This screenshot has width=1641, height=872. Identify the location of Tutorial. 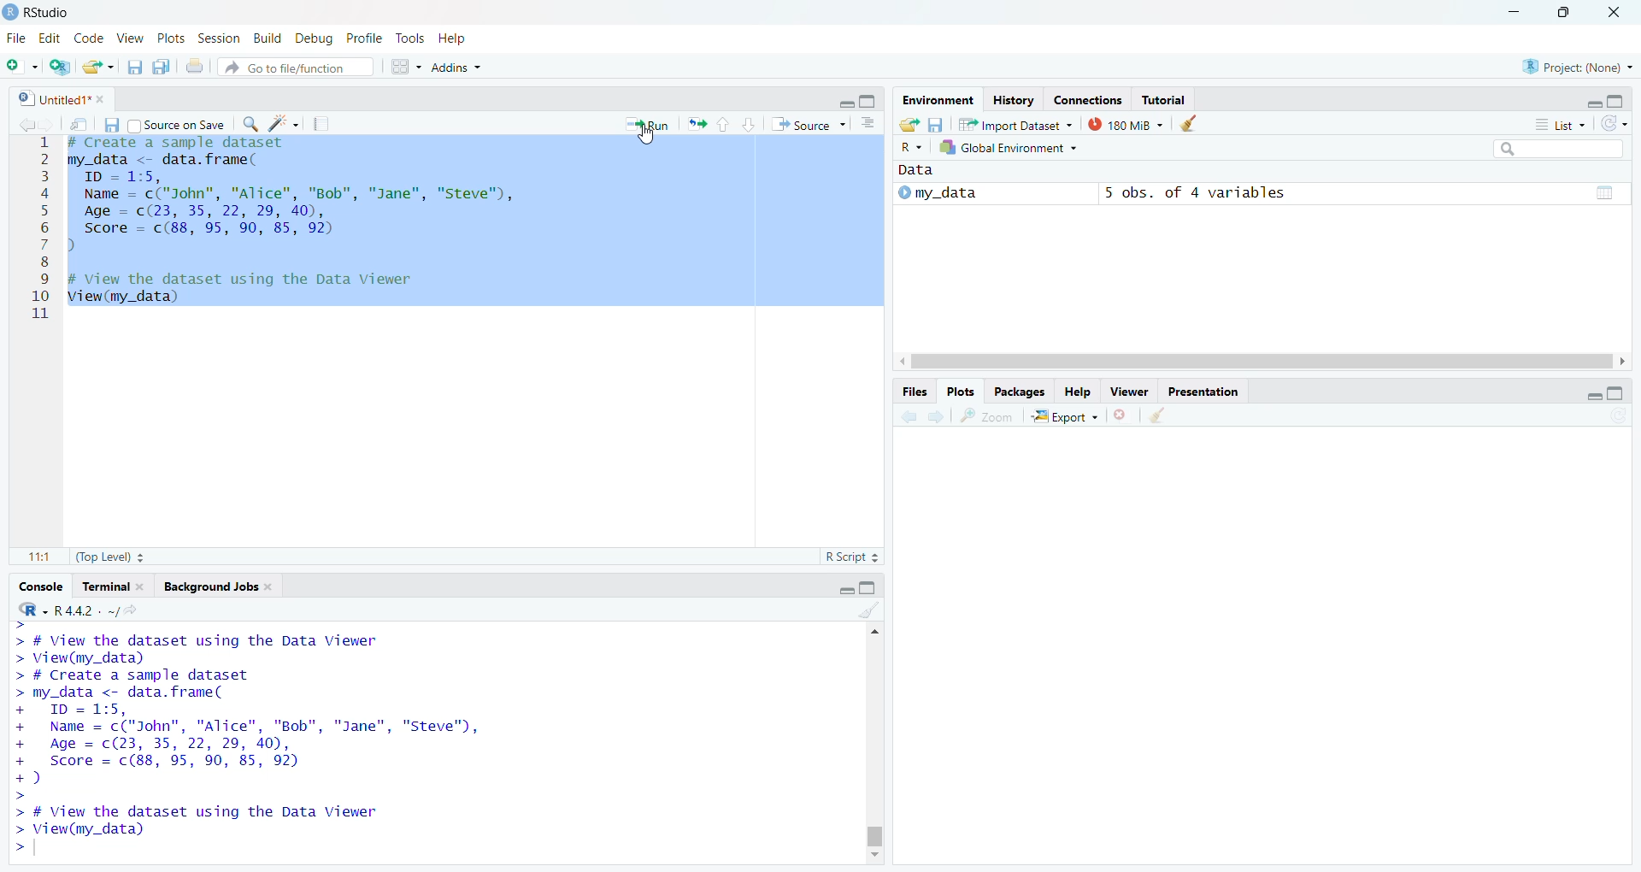
(1165, 100).